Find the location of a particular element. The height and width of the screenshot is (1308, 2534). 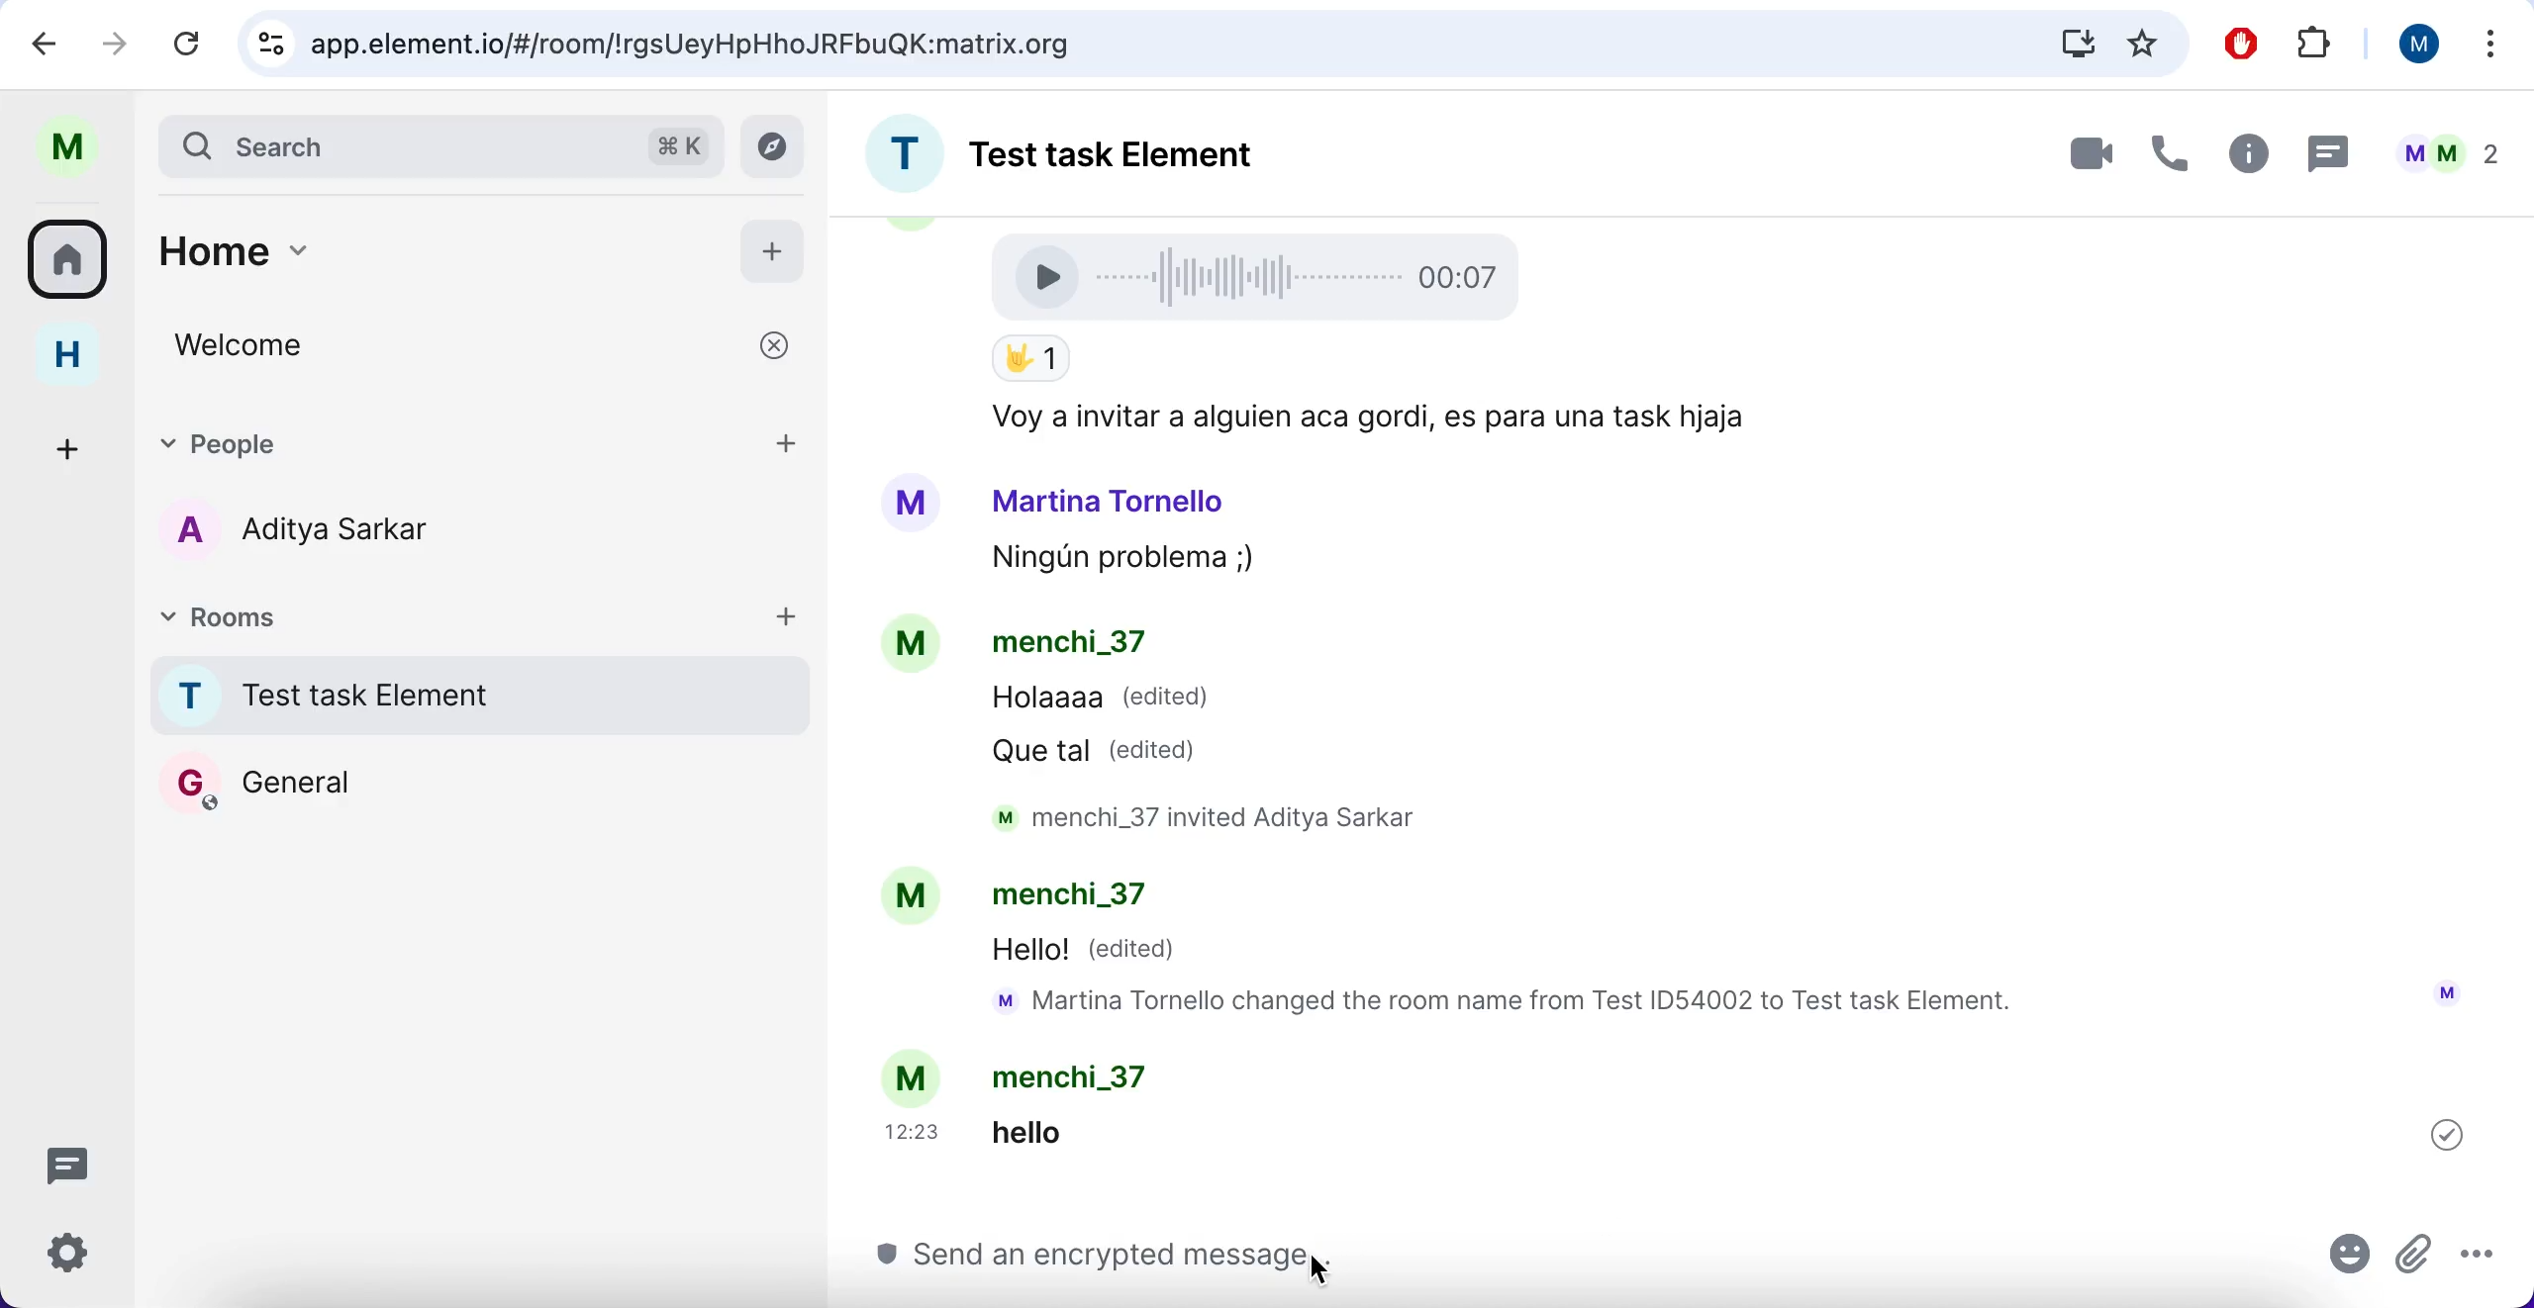

go one page forward is located at coordinates (121, 42).